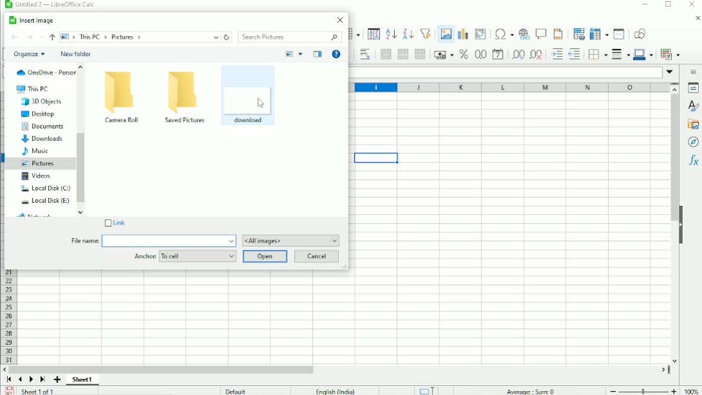 This screenshot has height=395, width=702. Describe the element at coordinates (262, 105) in the screenshot. I see `cursor` at that location.